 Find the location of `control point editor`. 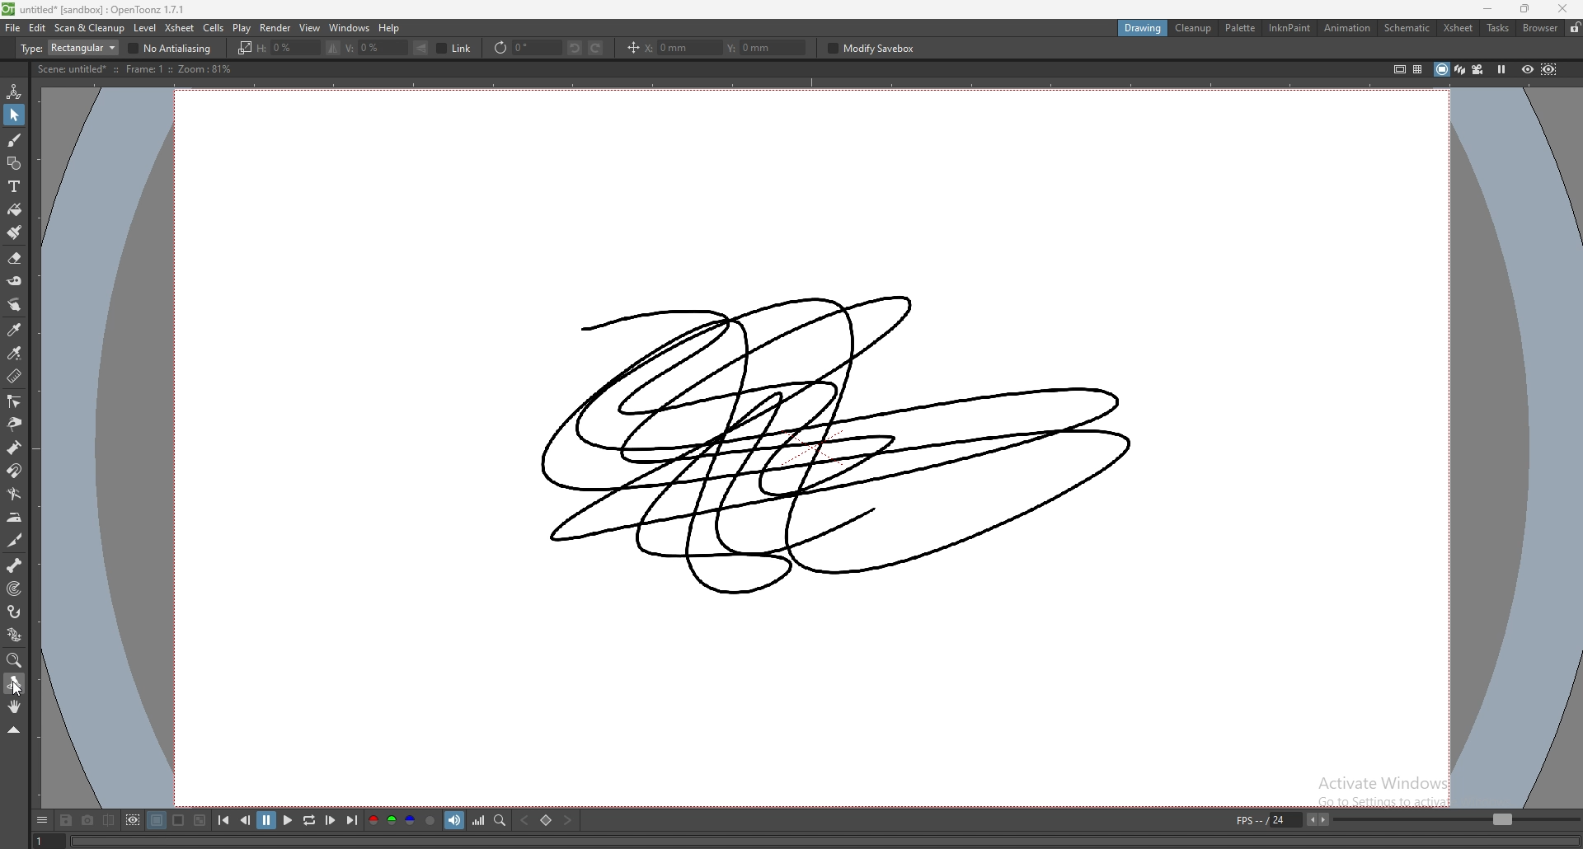

control point editor is located at coordinates (14, 401).